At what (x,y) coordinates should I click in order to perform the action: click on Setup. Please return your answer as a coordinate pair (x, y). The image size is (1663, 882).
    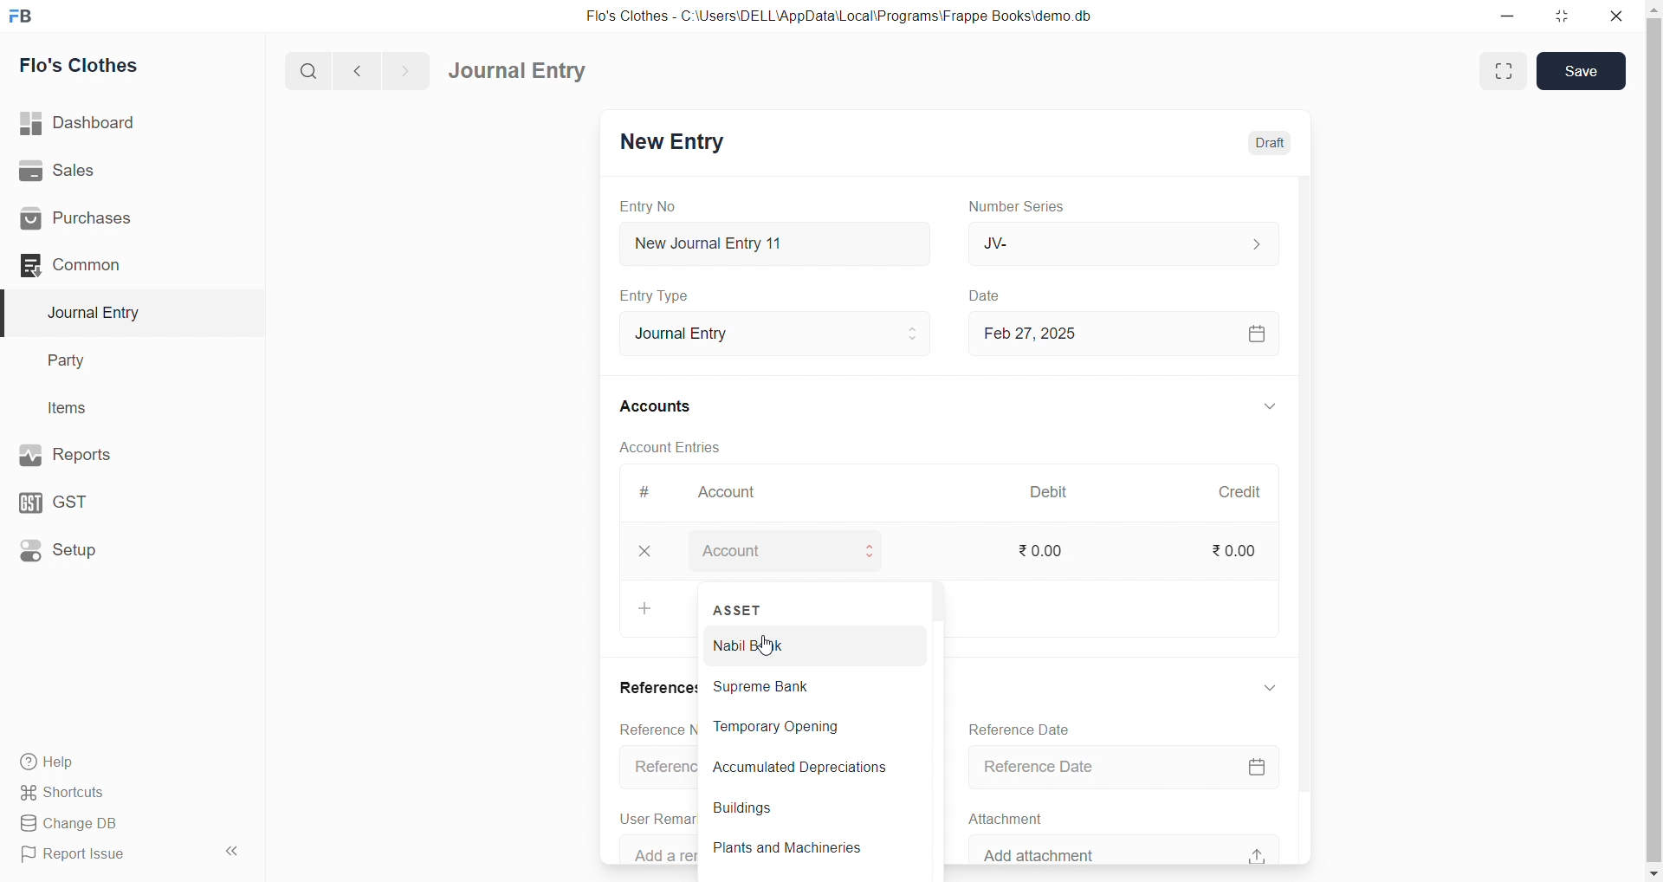
    Looking at the image, I should click on (100, 553).